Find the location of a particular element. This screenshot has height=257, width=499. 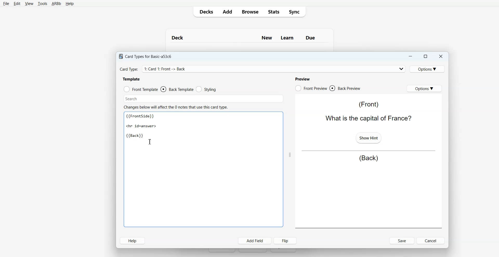

Add Field is located at coordinates (255, 241).